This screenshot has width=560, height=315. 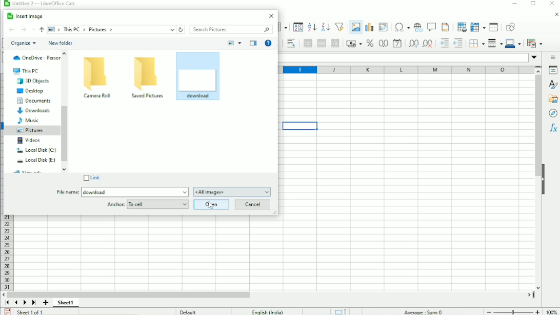 I want to click on Properties, so click(x=553, y=71).